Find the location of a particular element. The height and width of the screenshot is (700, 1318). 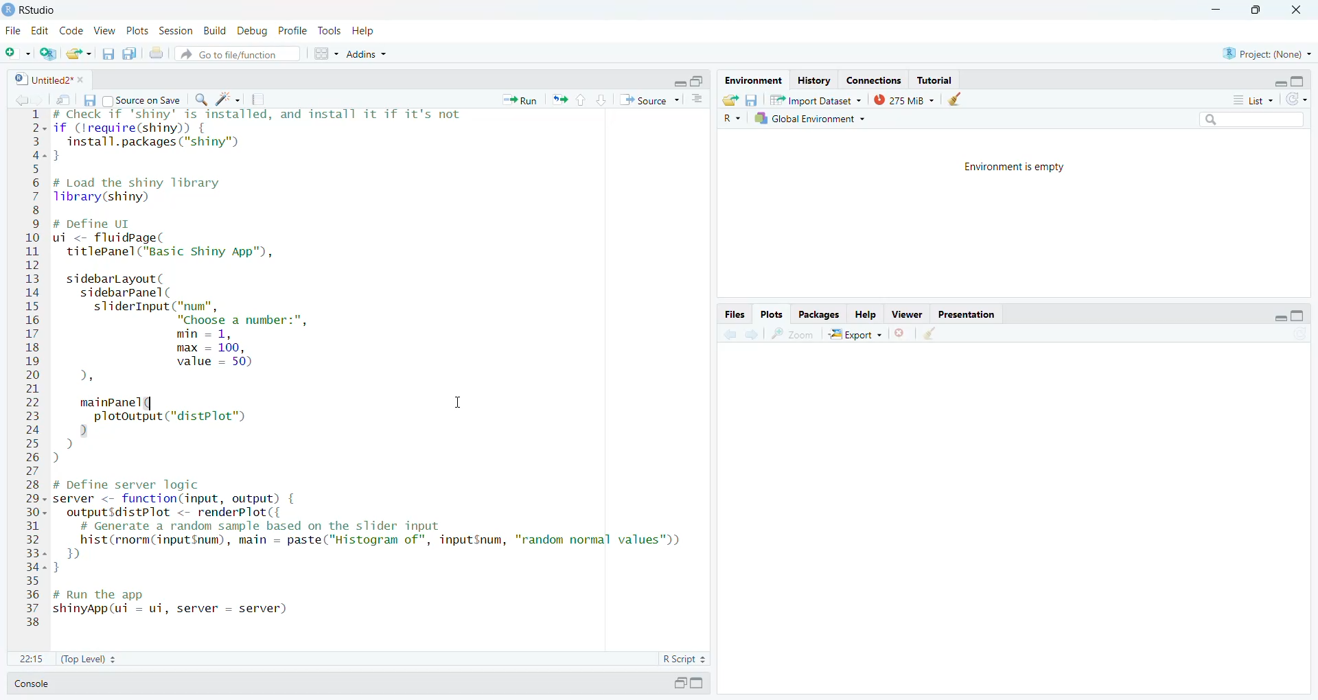

compile report is located at coordinates (257, 99).